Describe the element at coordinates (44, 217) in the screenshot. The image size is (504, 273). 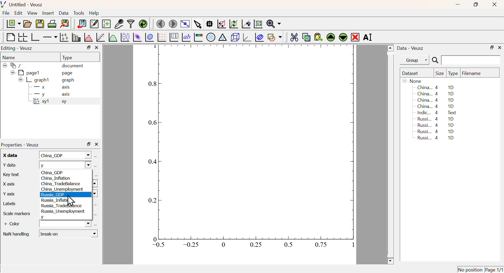
I see `y` at that location.